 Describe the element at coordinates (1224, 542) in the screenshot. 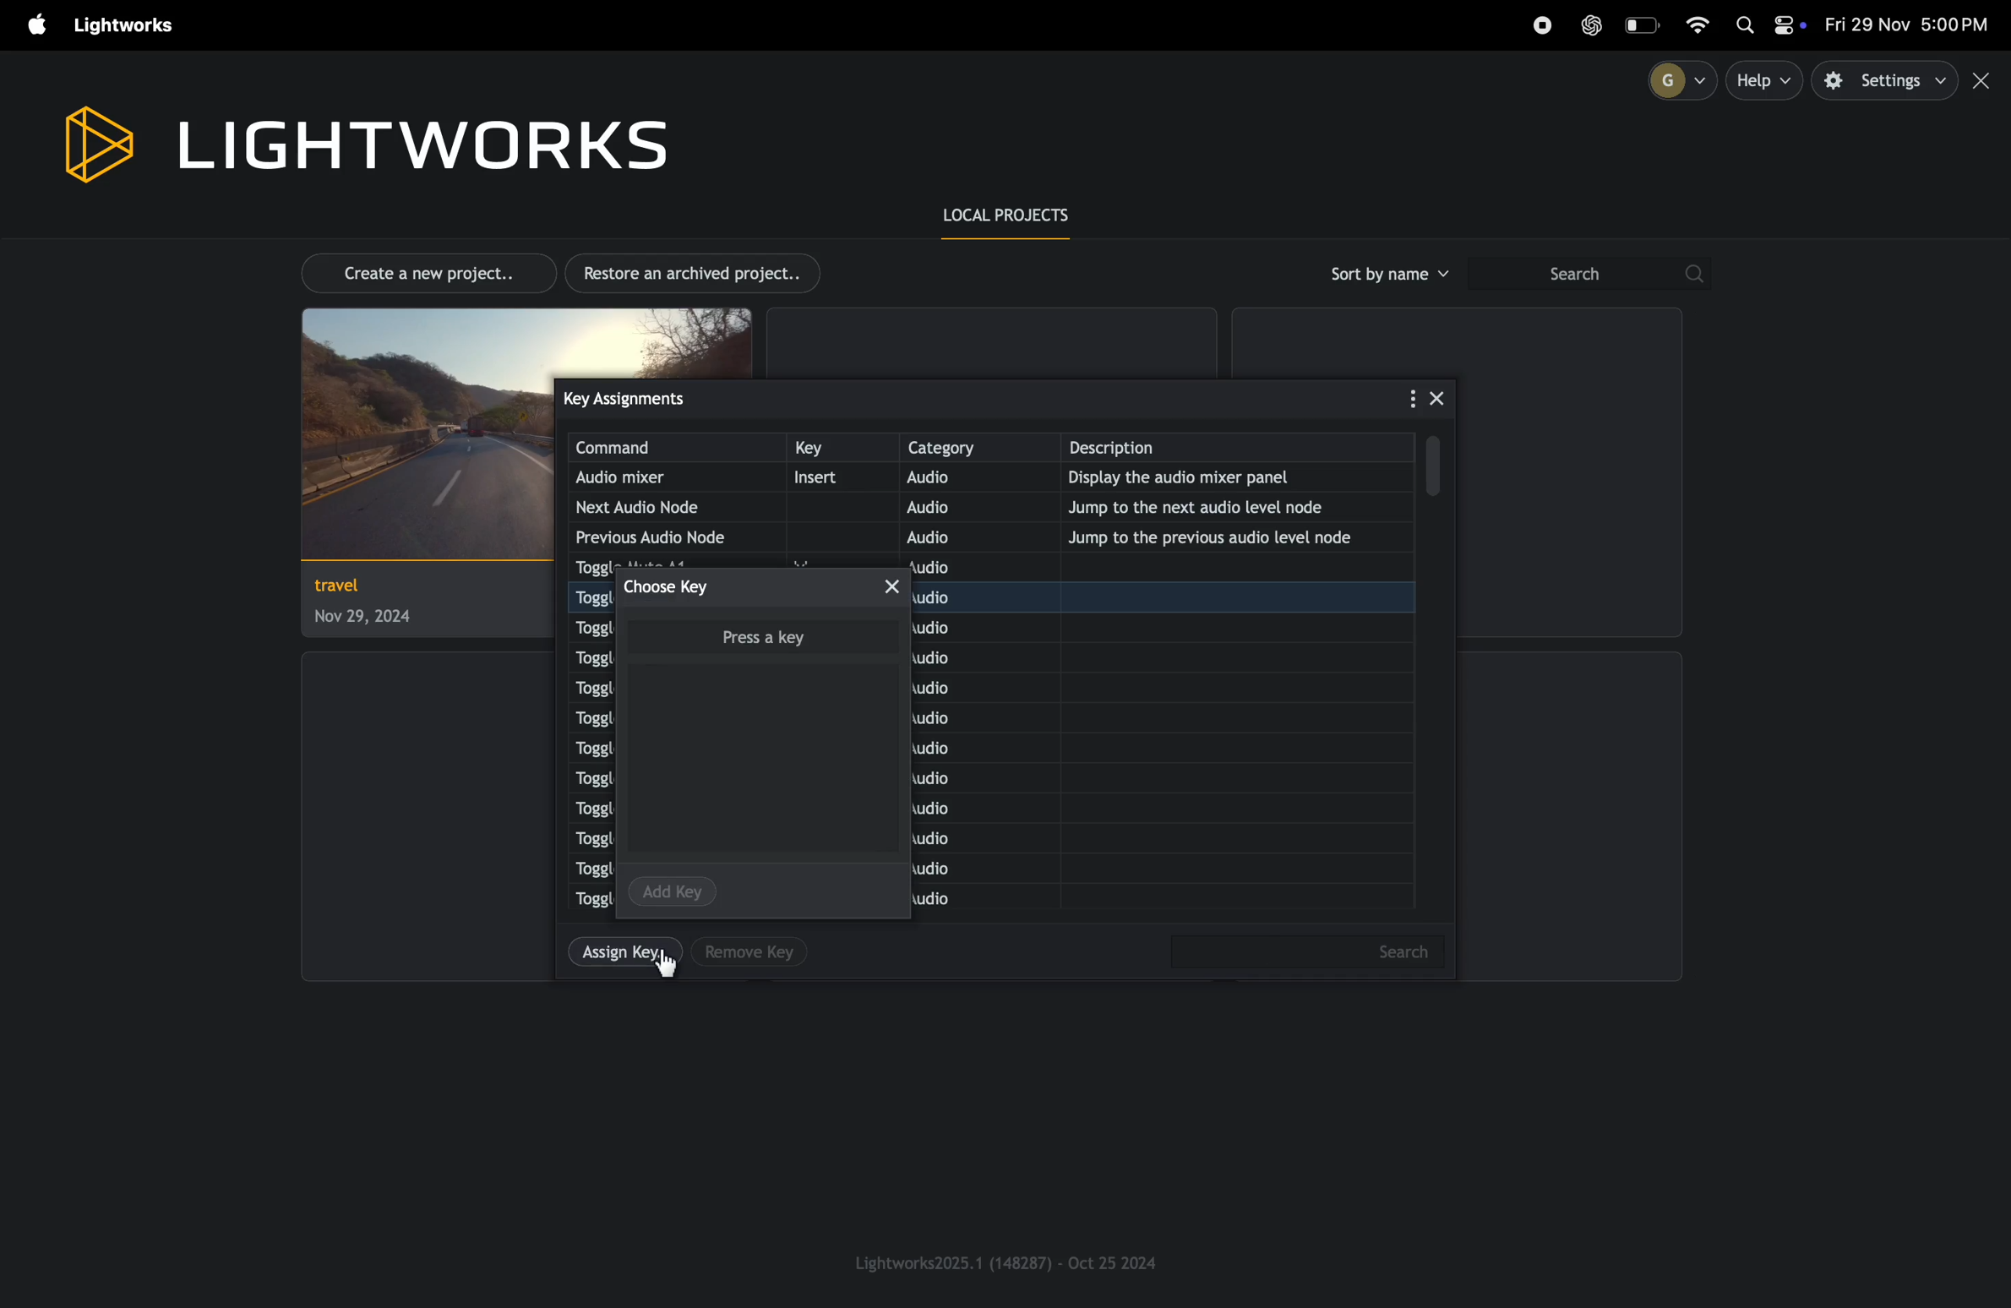

I see `jump to previous mode` at that location.